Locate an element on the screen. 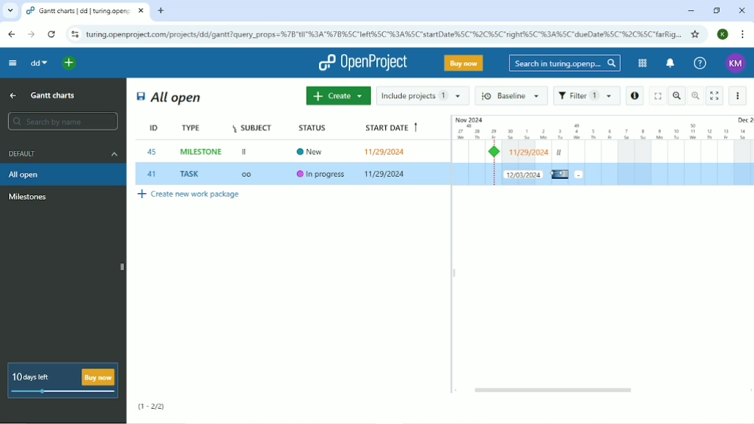  Up is located at coordinates (12, 97).